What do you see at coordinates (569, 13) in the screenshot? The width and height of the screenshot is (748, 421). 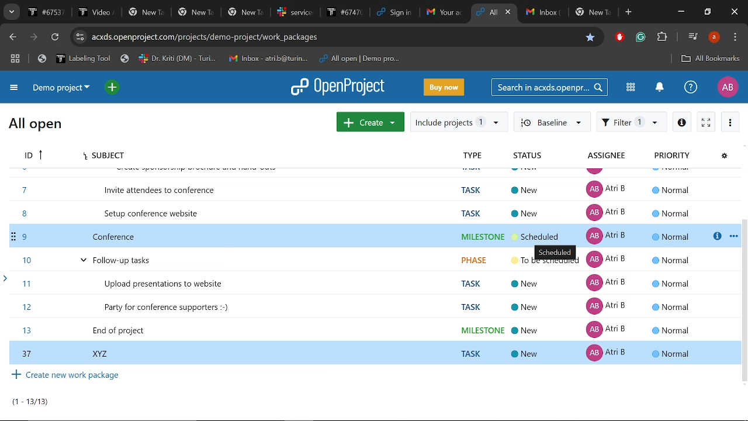 I see `Others tabs` at bounding box center [569, 13].